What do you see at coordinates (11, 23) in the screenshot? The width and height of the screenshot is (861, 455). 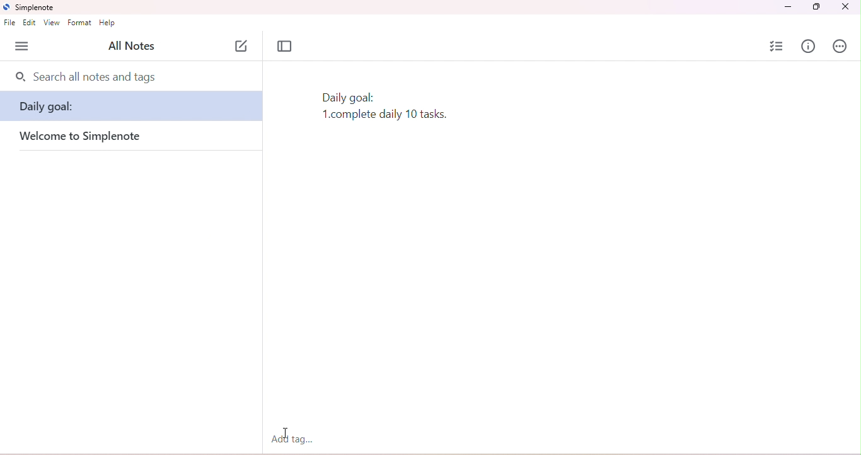 I see `file` at bounding box center [11, 23].